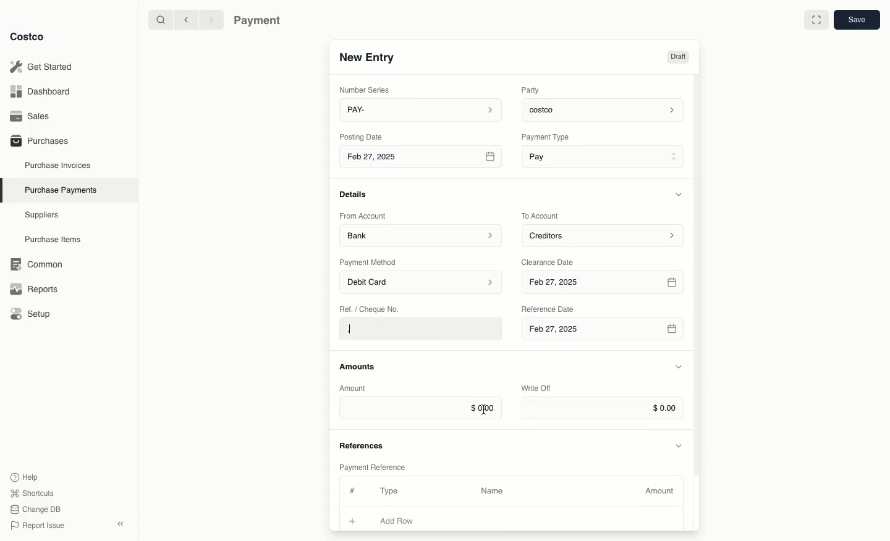 The image size is (890, 541). Describe the element at coordinates (602, 332) in the screenshot. I see `Feb 27, 2025` at that location.